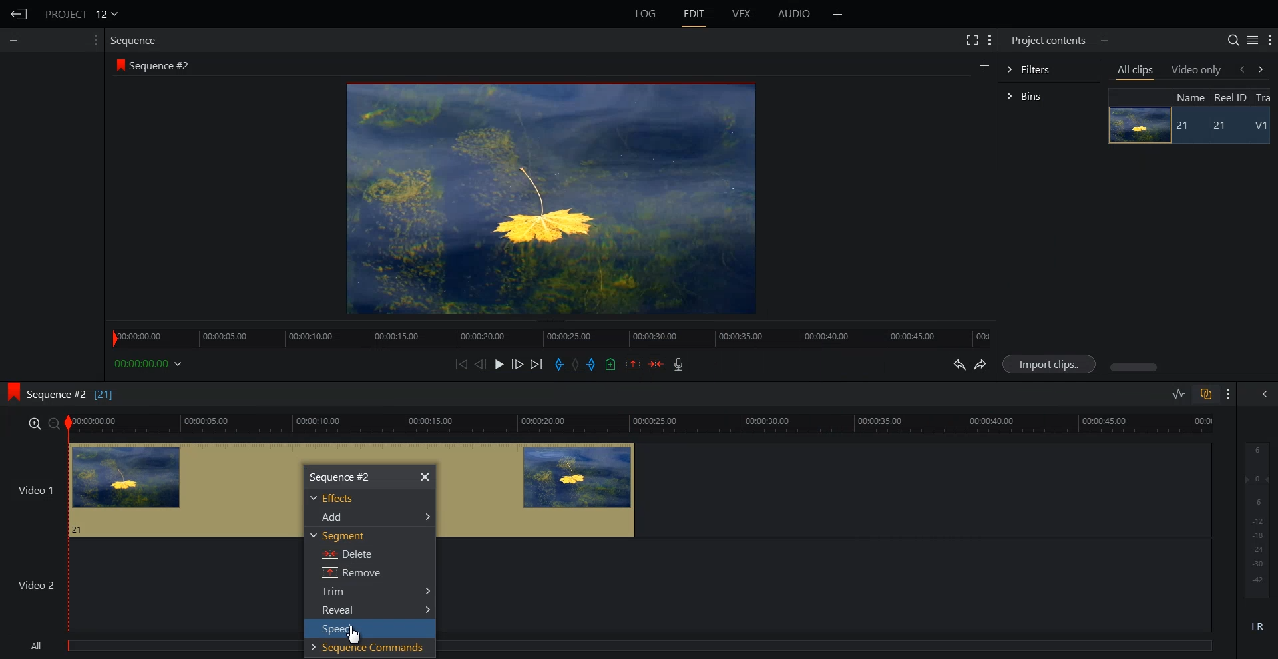 This screenshot has width=1278, height=659. I want to click on Reveal, so click(375, 610).